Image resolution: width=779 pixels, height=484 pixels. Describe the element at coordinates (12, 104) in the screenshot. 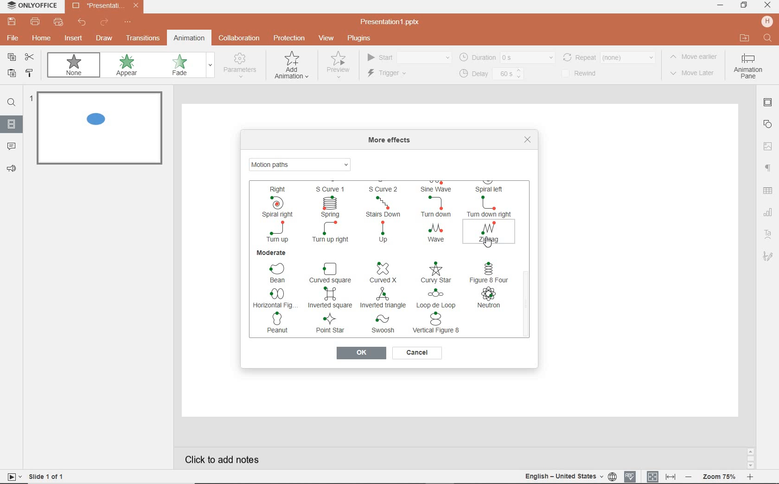

I see `find` at that location.